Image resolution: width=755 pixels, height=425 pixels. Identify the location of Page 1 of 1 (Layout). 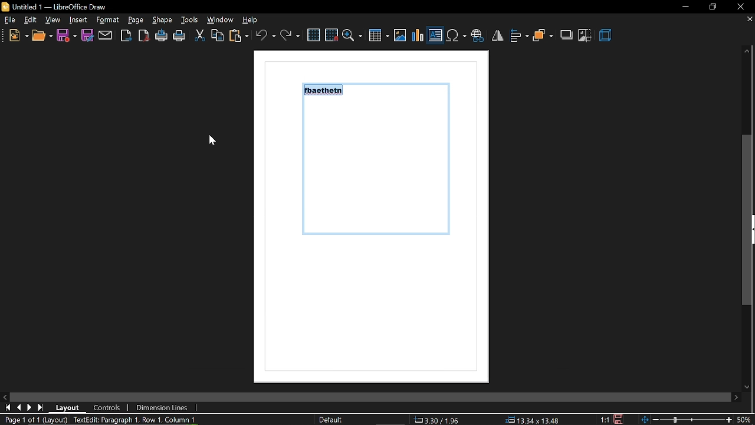
(34, 420).